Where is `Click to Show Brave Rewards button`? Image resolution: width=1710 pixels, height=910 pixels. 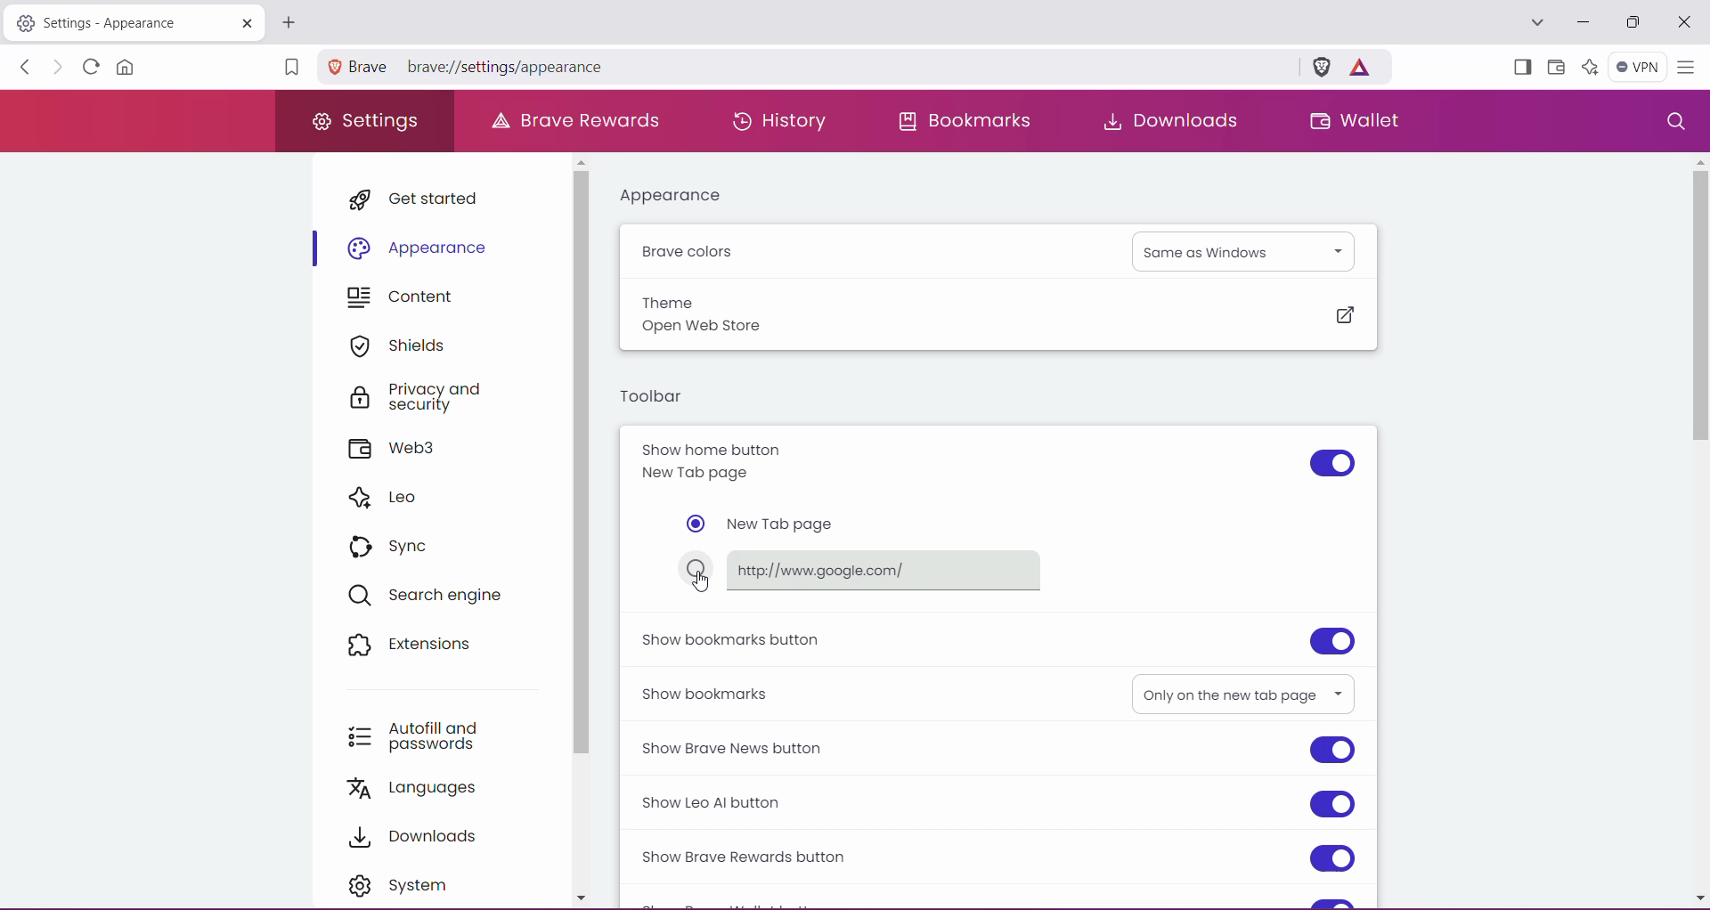 Click to Show Brave Rewards button is located at coordinates (1331, 859).